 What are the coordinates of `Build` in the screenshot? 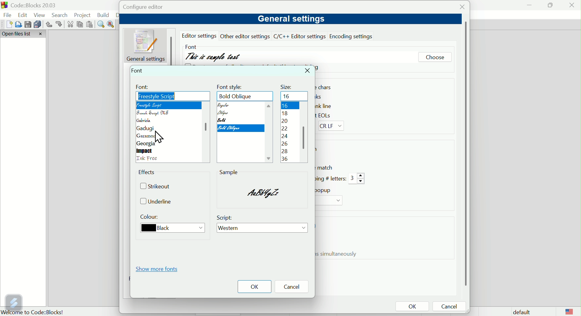 It's located at (104, 15).